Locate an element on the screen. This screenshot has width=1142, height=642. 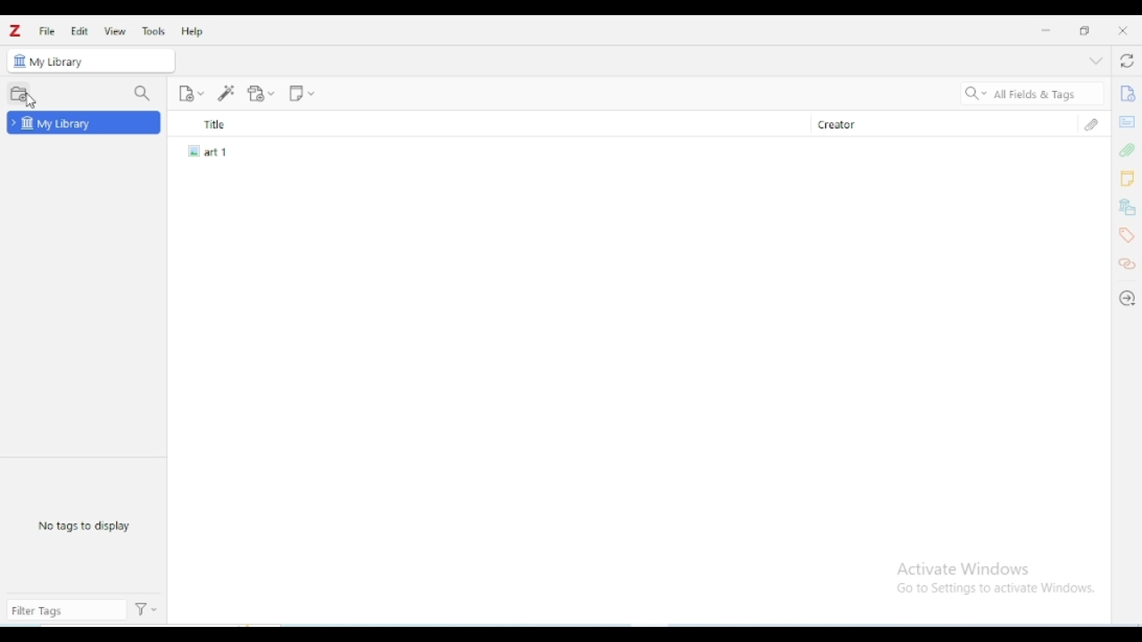
attachments is located at coordinates (1126, 150).